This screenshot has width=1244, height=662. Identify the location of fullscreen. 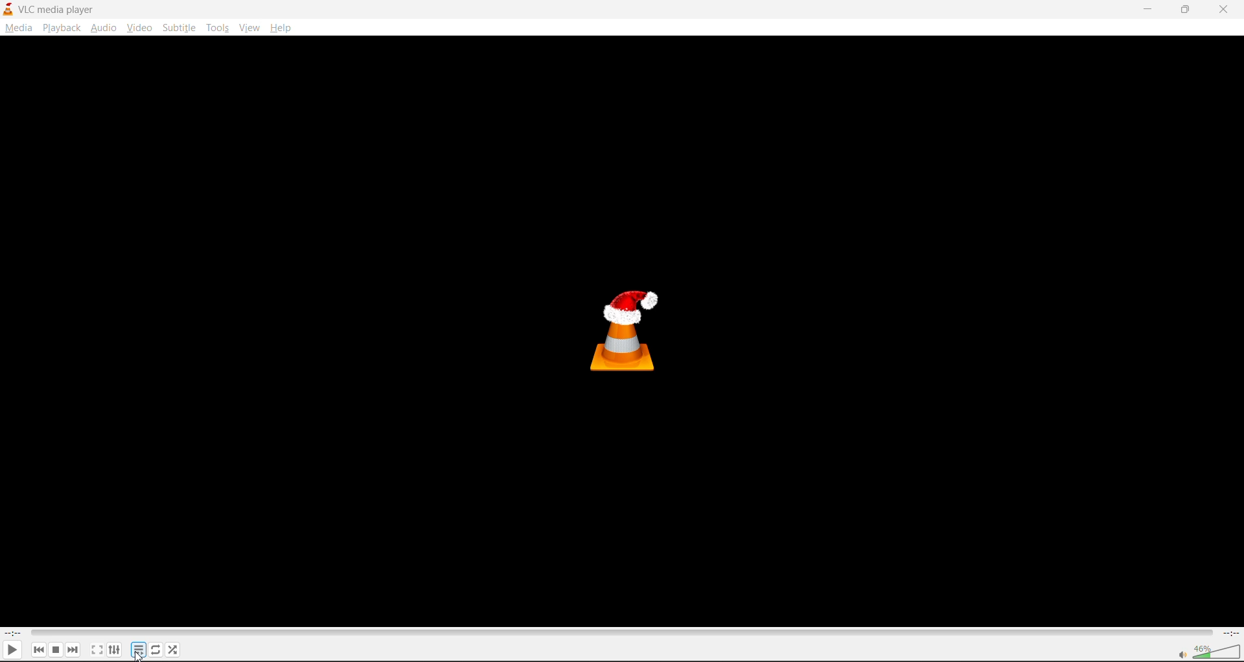
(93, 649).